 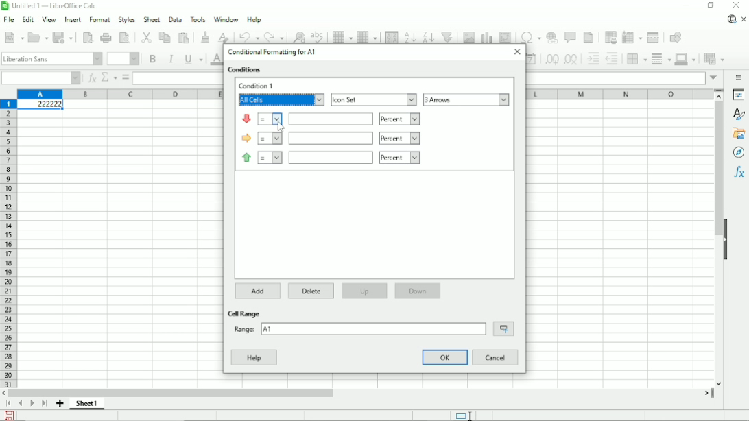 What do you see at coordinates (223, 36) in the screenshot?
I see `Clear direct formatting` at bounding box center [223, 36].